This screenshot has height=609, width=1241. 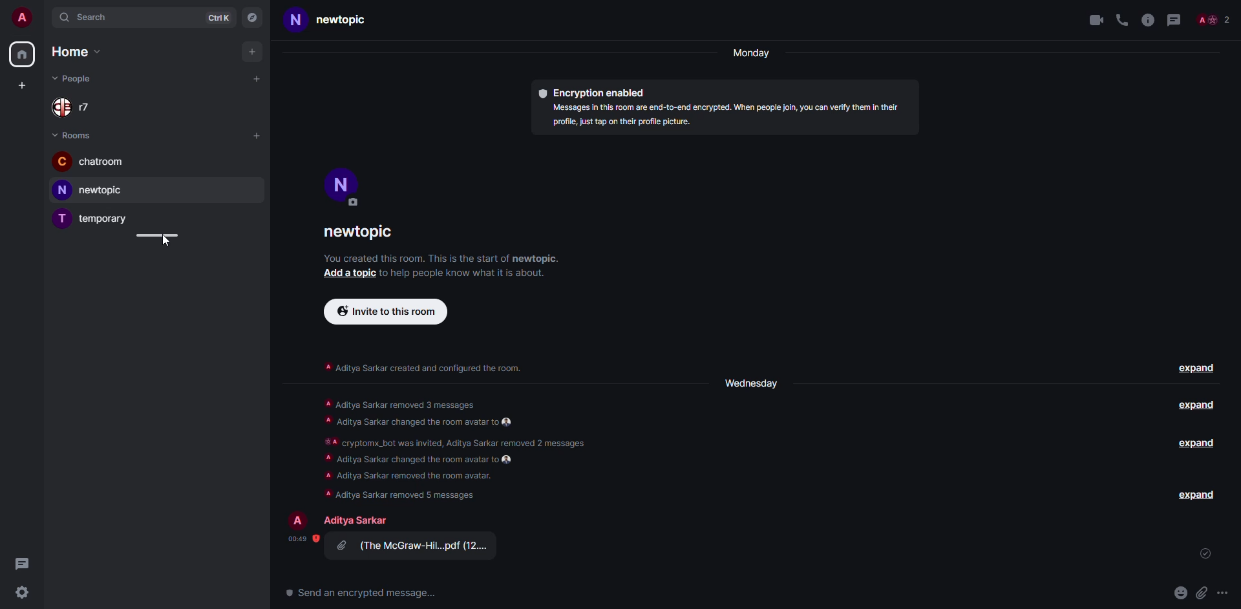 What do you see at coordinates (95, 162) in the screenshot?
I see `chatroom` at bounding box center [95, 162].